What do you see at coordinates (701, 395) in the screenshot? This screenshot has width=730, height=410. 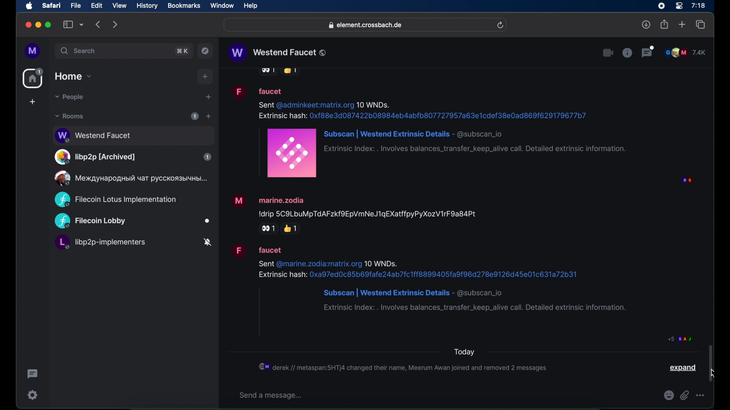 I see `more option` at bounding box center [701, 395].